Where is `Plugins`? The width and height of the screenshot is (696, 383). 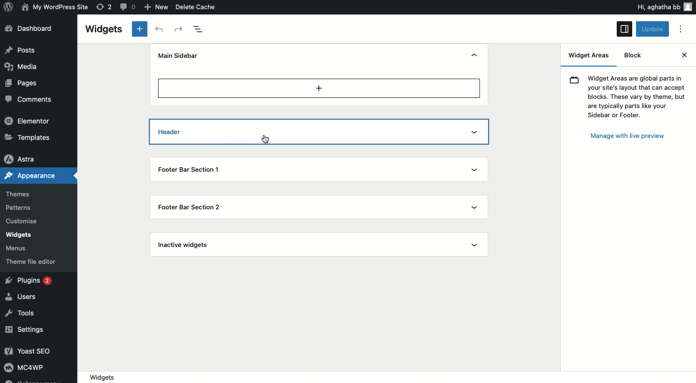 Plugins is located at coordinates (30, 281).